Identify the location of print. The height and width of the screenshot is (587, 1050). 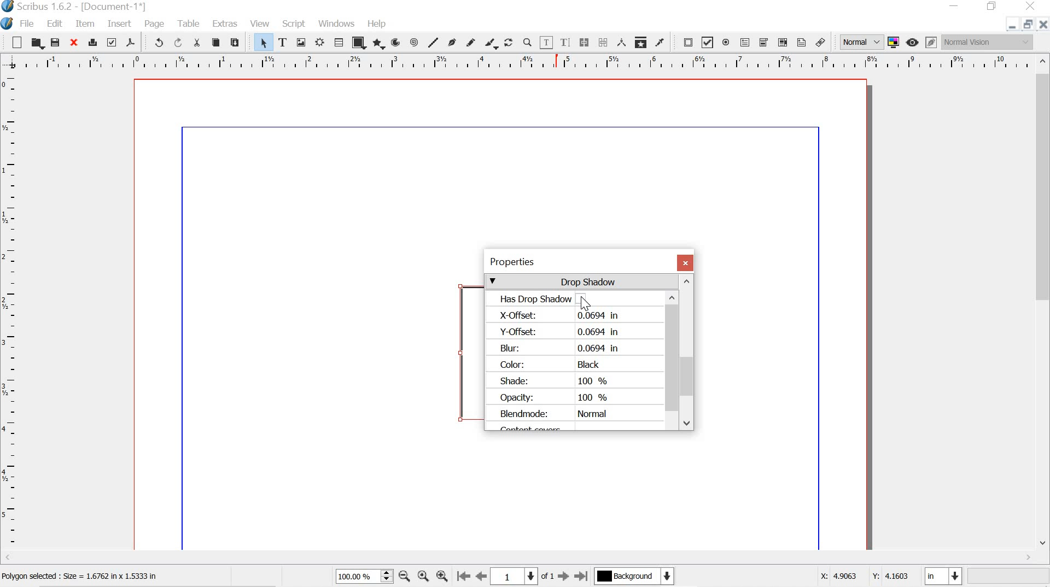
(92, 41).